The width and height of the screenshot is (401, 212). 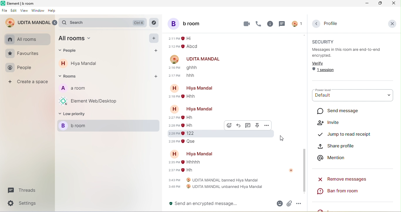 What do you see at coordinates (25, 203) in the screenshot?
I see `settings` at bounding box center [25, 203].